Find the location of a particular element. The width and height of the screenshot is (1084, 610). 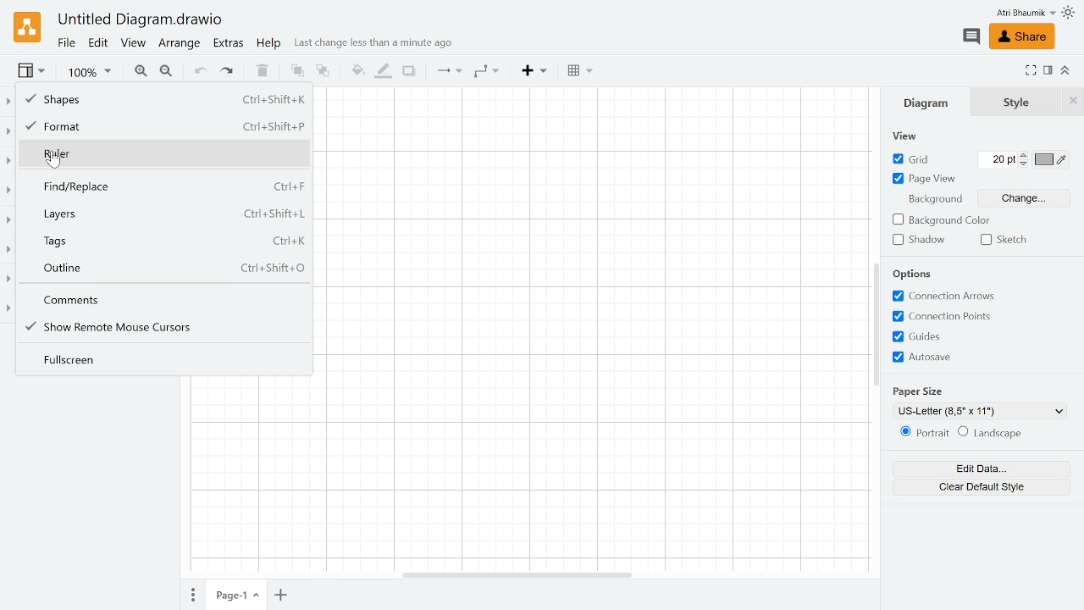

options is located at coordinates (921, 273).